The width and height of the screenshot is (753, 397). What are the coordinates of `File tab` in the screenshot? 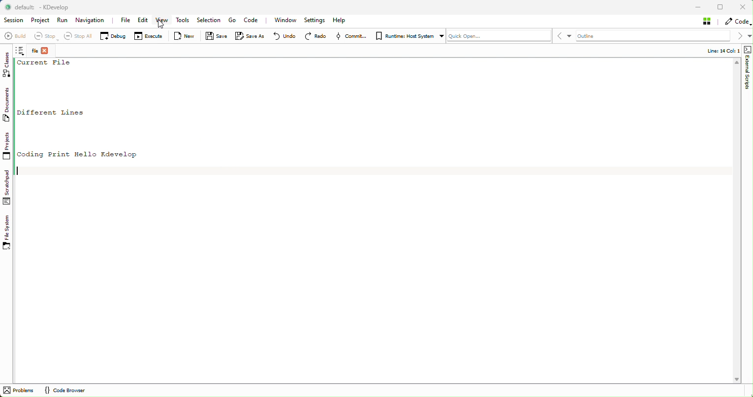 It's located at (41, 52).